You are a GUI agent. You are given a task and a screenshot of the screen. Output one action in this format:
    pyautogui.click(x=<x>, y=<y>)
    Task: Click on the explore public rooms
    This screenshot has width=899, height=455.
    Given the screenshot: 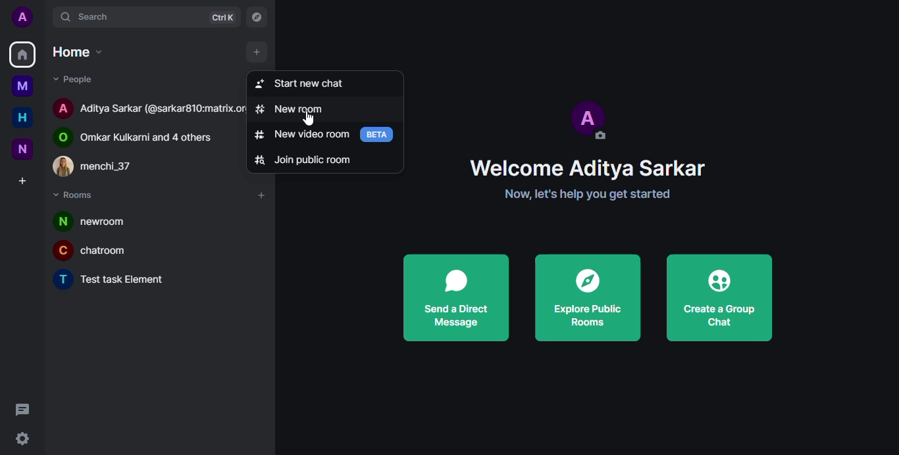 What is the action you would take?
    pyautogui.click(x=588, y=299)
    